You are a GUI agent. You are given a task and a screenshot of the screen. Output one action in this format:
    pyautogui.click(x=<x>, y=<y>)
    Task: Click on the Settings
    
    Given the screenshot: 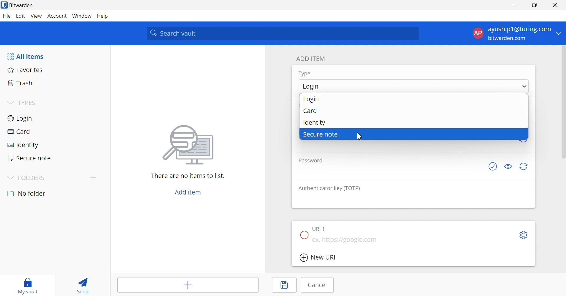 What is the action you would take?
    pyautogui.click(x=523, y=235)
    